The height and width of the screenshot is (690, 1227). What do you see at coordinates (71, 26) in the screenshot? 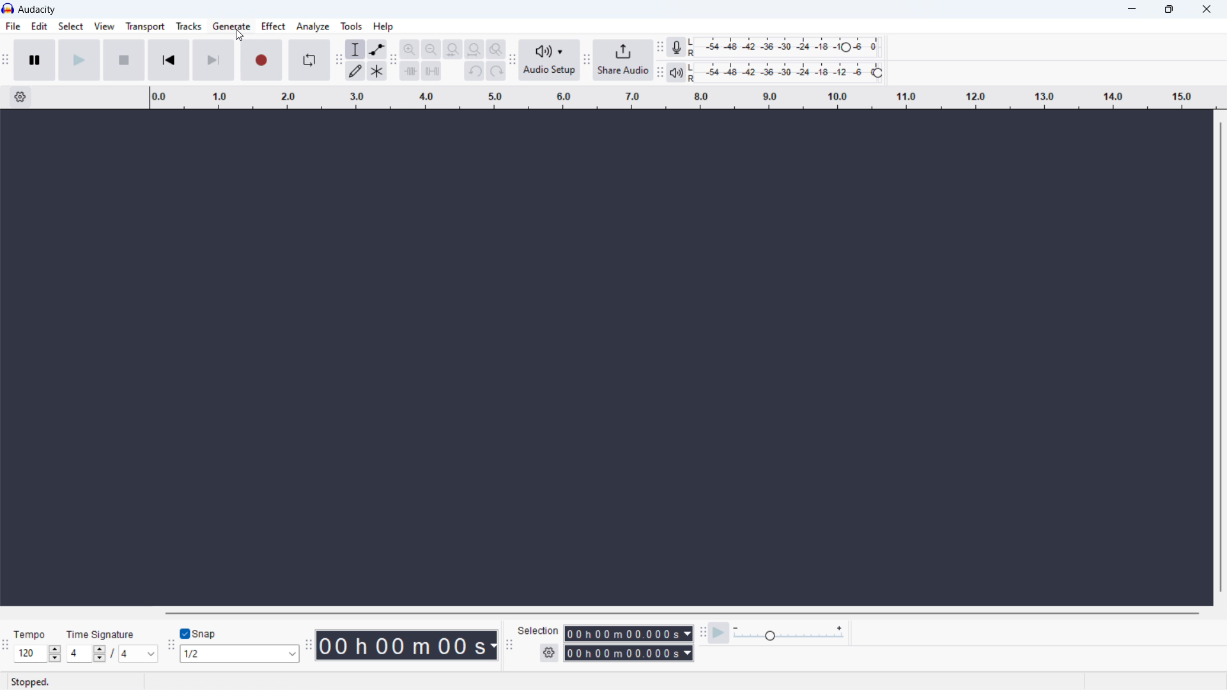
I see `select` at bounding box center [71, 26].